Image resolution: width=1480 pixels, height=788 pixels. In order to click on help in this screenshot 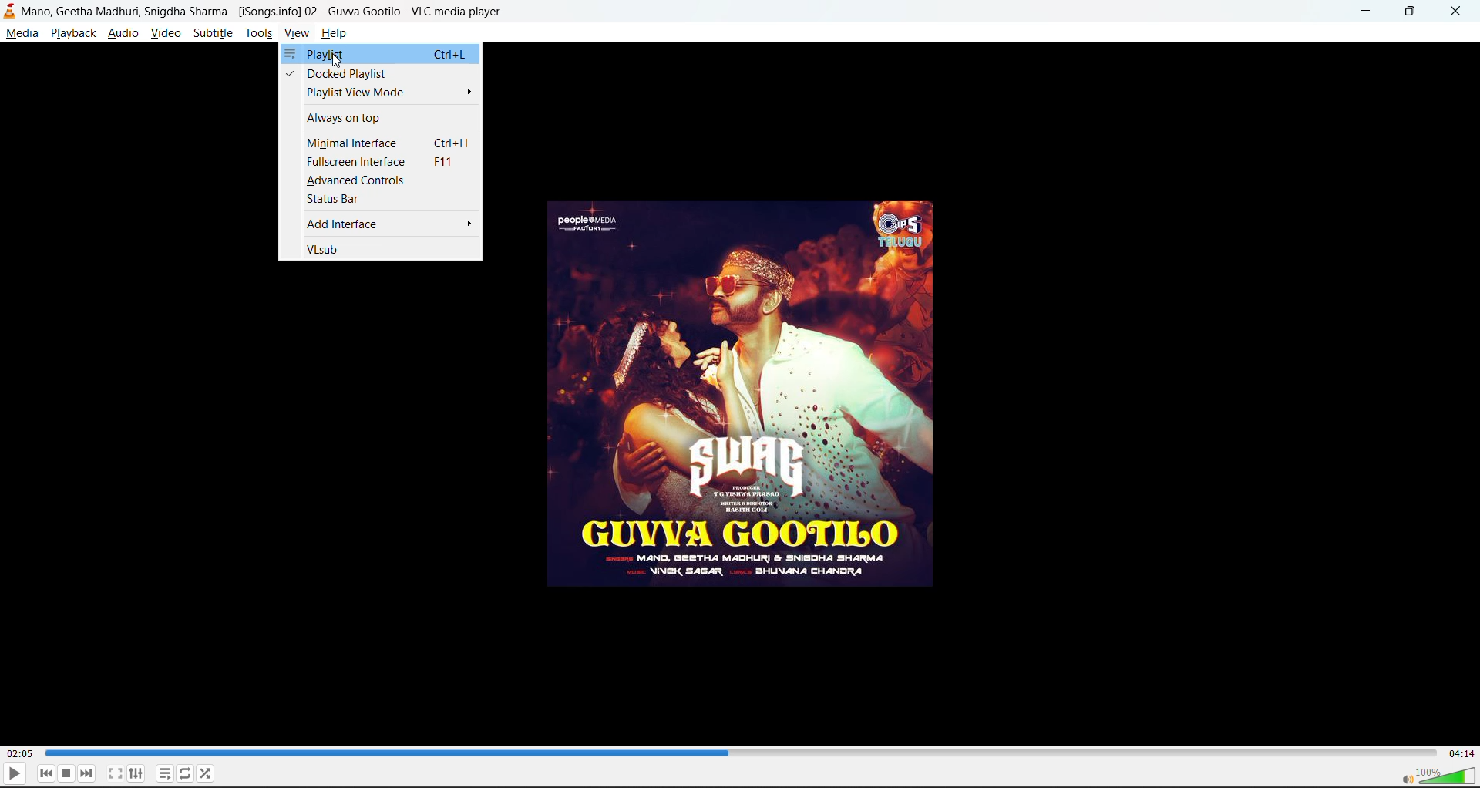, I will do `click(334, 32)`.